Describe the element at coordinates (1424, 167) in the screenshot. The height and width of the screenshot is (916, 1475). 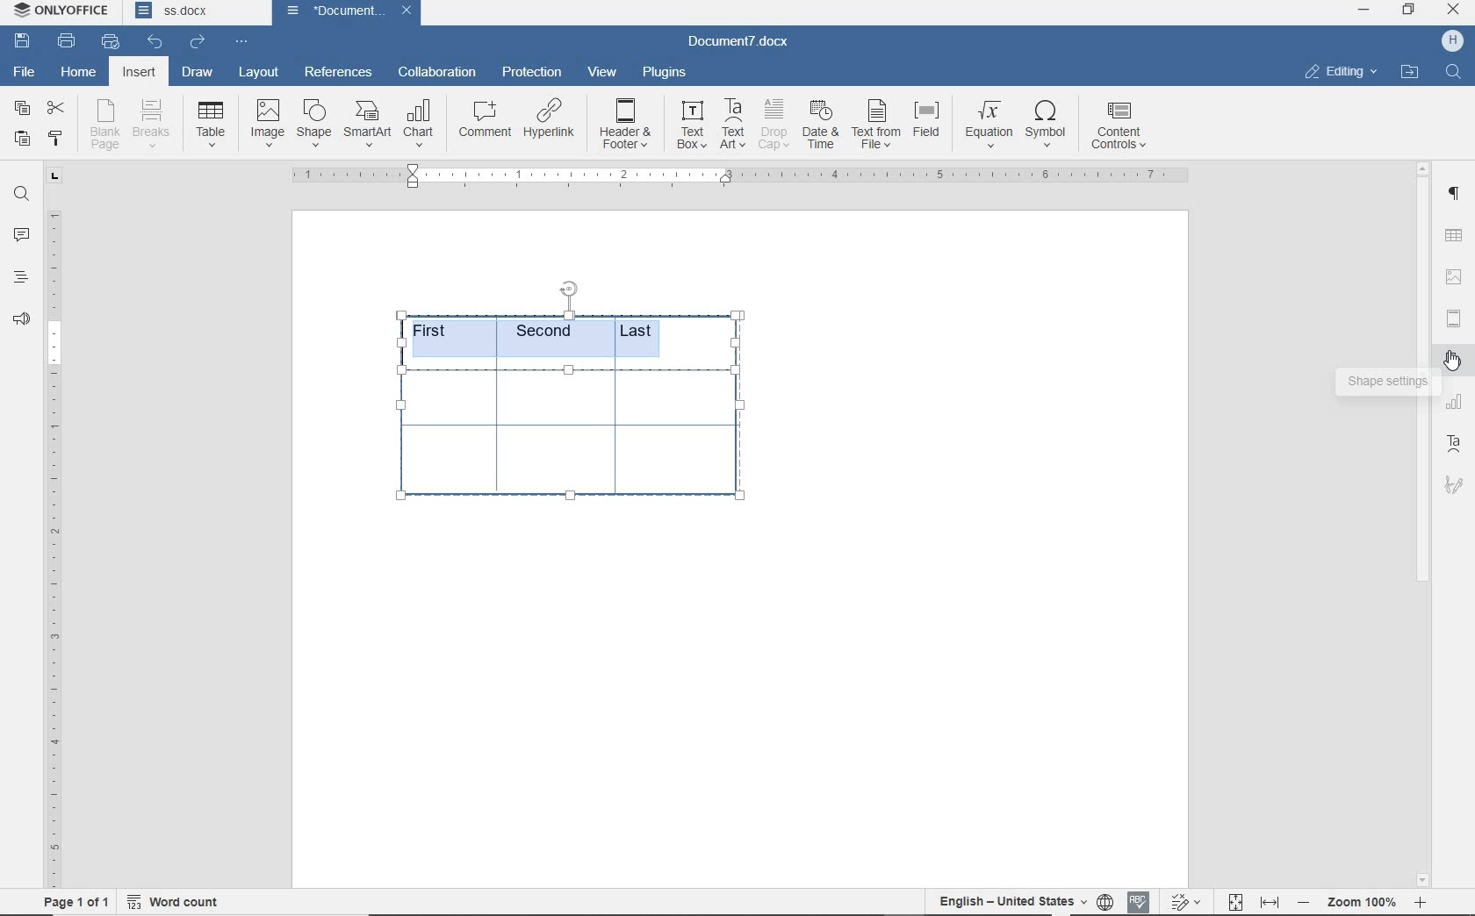
I see `scroll up` at that location.